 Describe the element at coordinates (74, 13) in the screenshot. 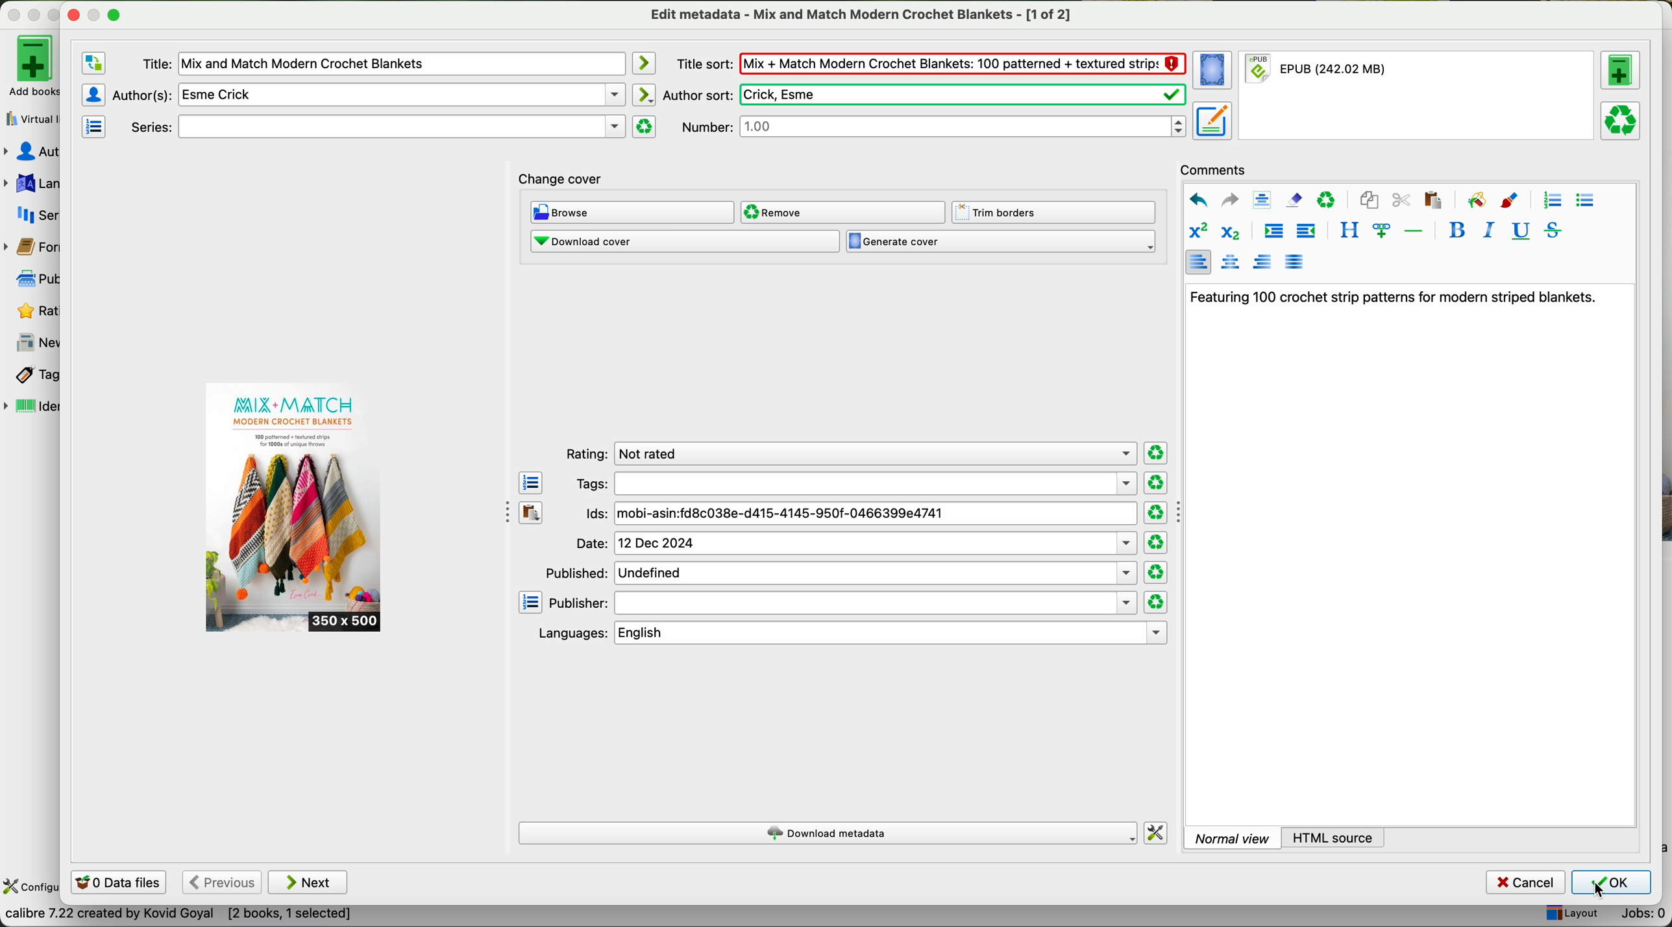

I see `close window` at that location.